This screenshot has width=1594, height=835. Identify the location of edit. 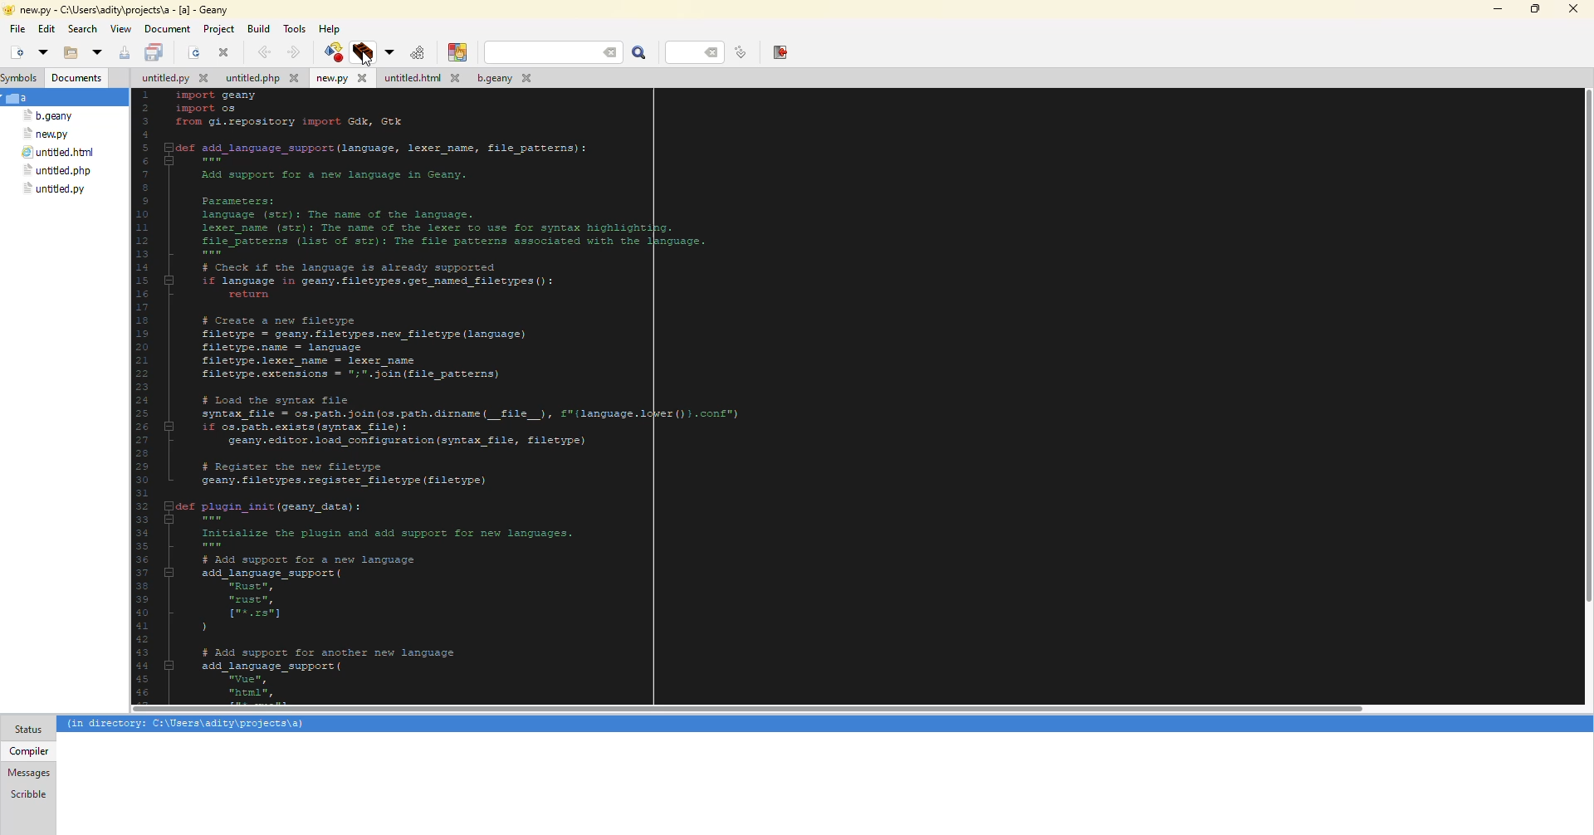
(47, 29).